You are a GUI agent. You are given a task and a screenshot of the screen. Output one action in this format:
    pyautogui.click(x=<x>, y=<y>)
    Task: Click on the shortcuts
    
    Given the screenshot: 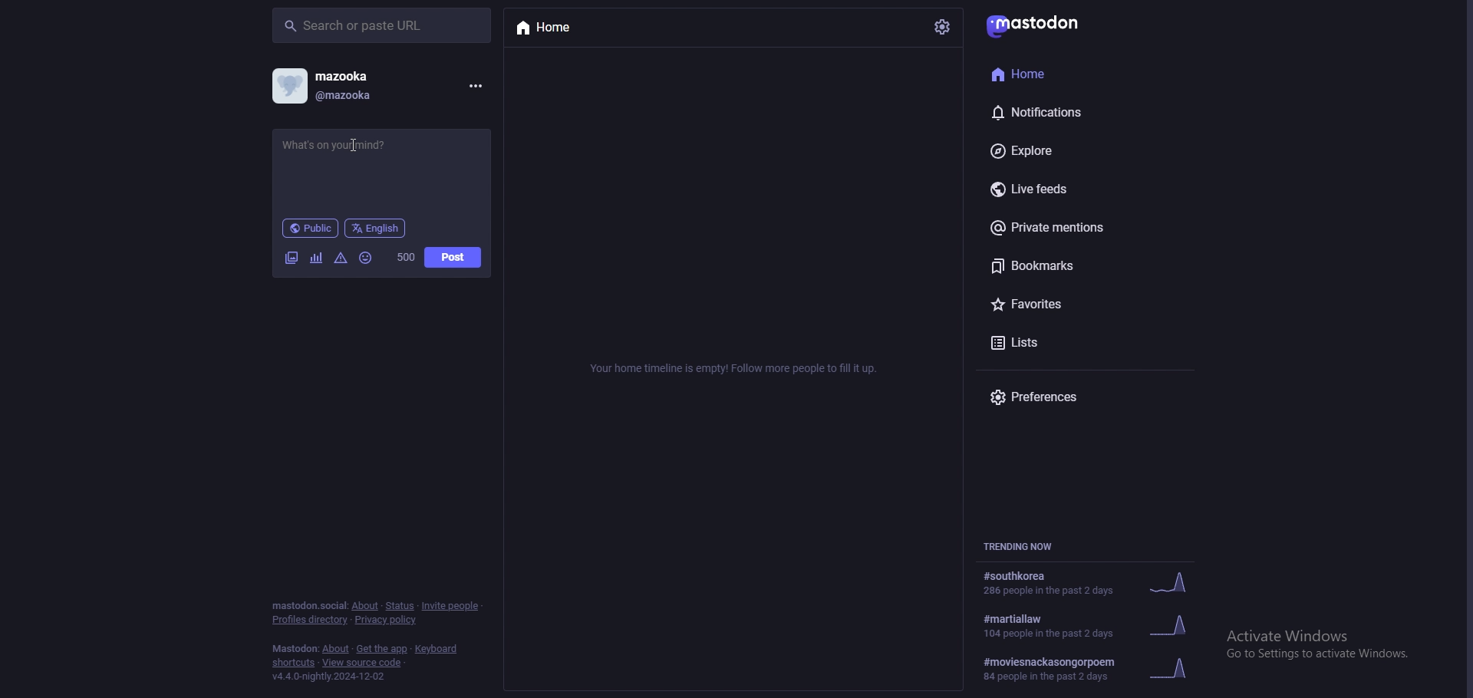 What is the action you would take?
    pyautogui.click(x=292, y=663)
    